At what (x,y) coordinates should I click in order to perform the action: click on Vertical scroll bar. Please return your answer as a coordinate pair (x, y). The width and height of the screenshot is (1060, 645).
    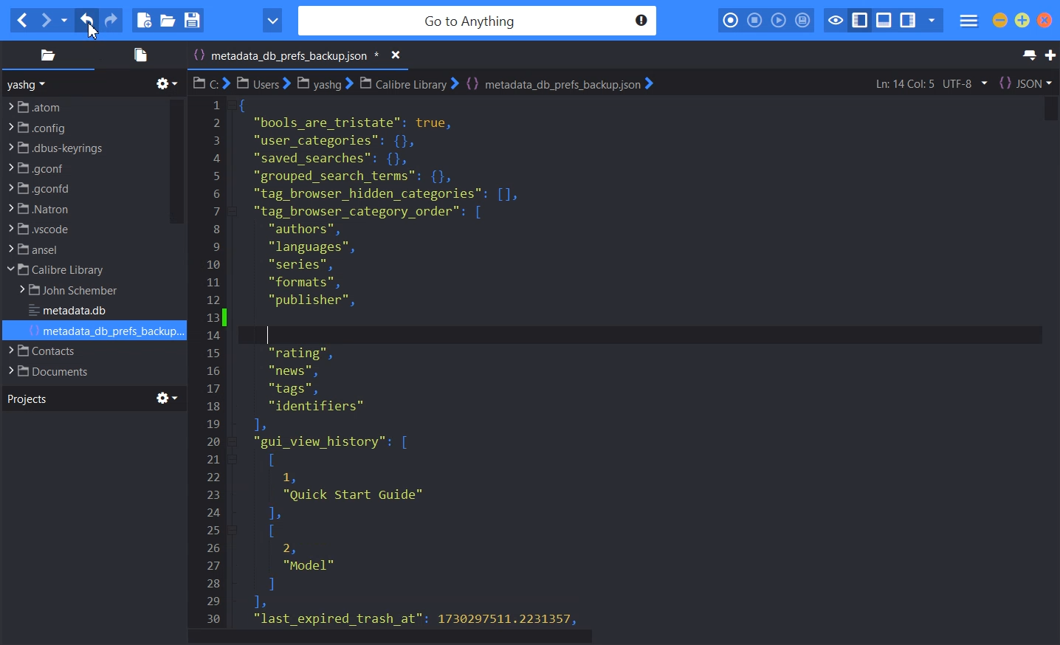
    Looking at the image, I should click on (176, 161).